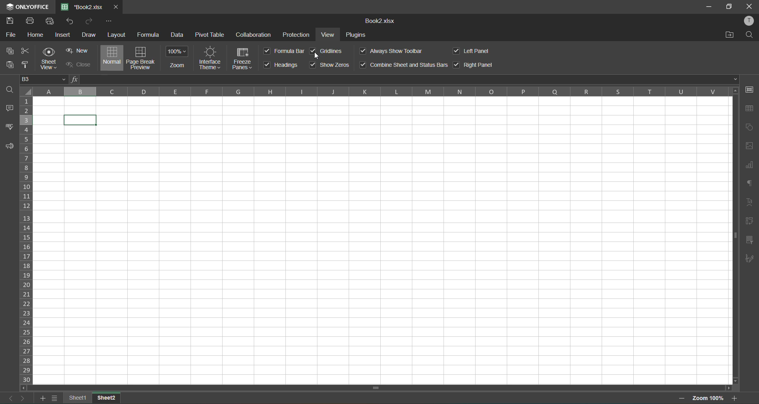  Describe the element at coordinates (750, 201) in the screenshot. I see `text` at that location.